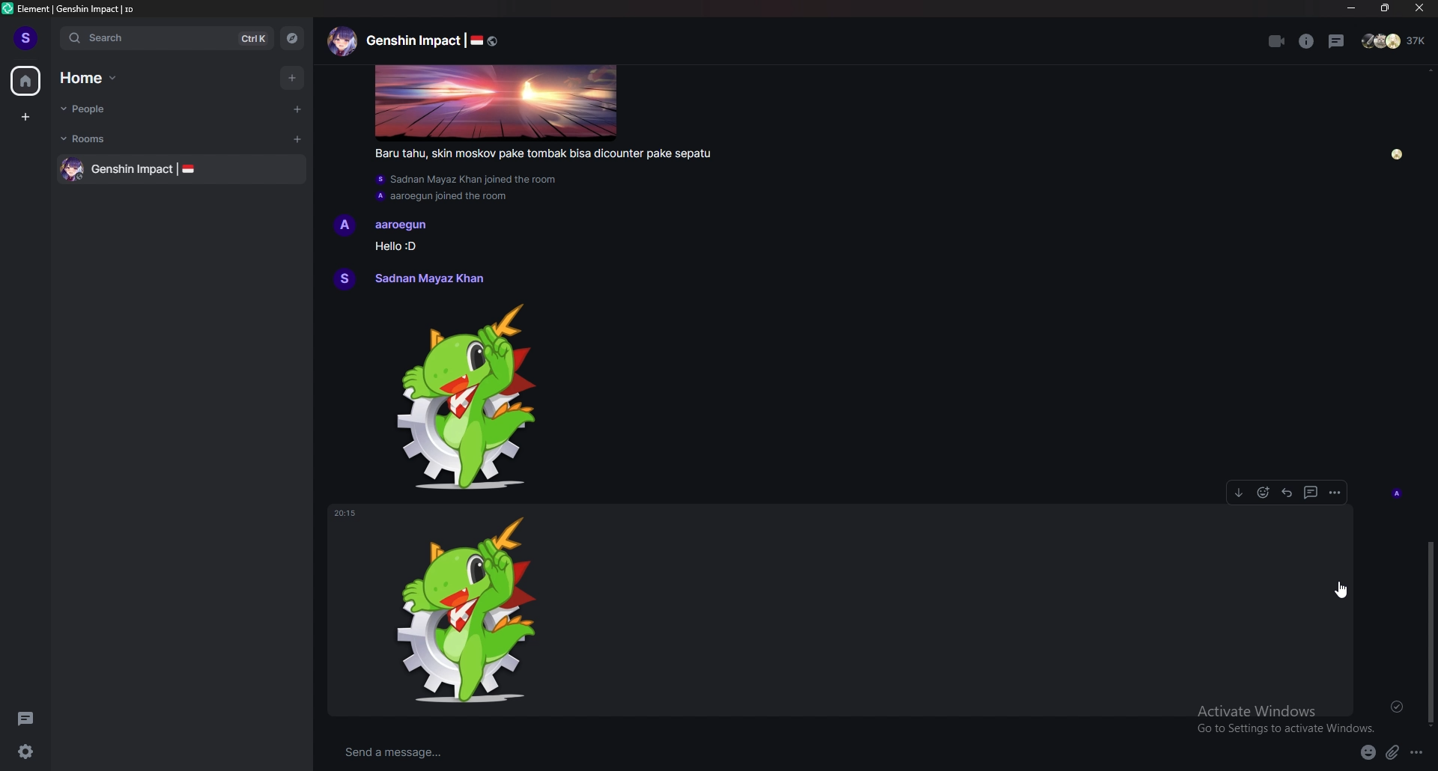  I want to click on video call, so click(1278, 41).